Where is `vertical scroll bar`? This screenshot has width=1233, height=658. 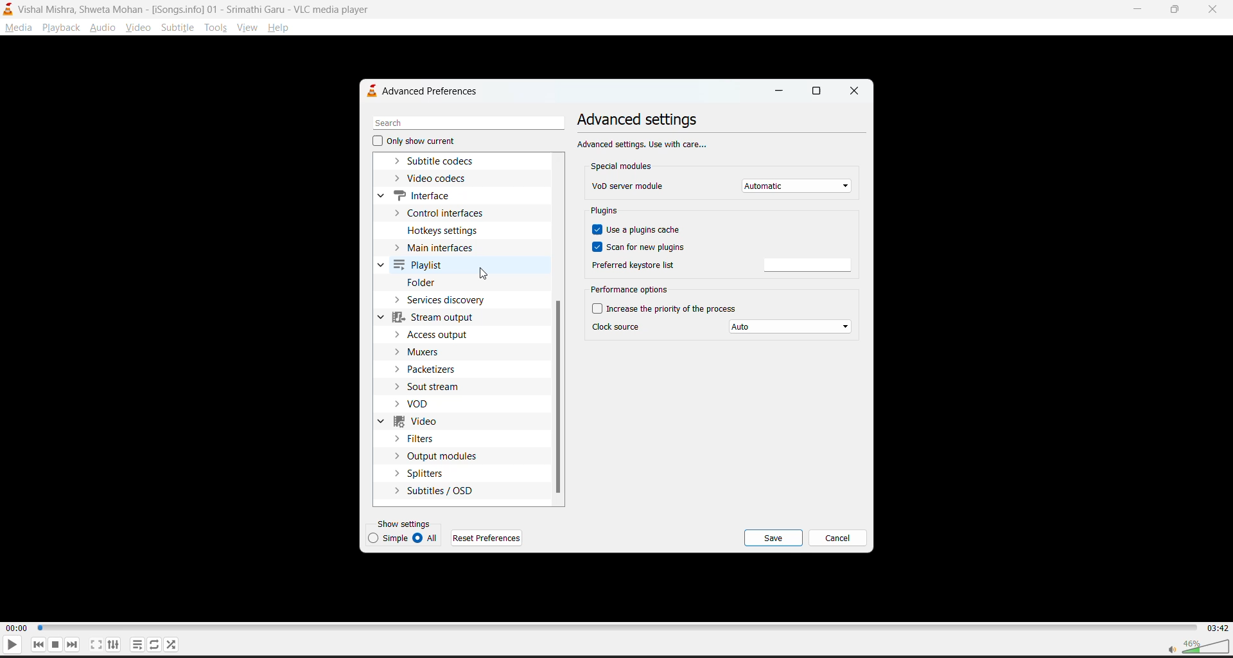
vertical scroll bar is located at coordinates (558, 398).